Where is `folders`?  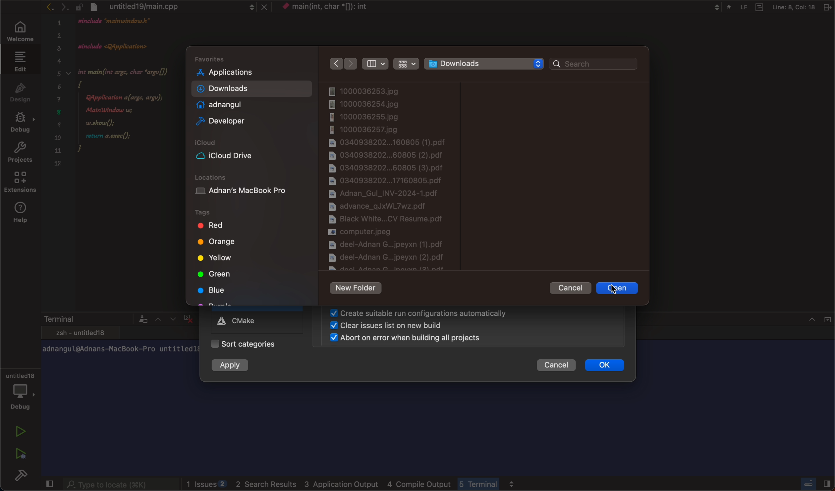
folders is located at coordinates (253, 91).